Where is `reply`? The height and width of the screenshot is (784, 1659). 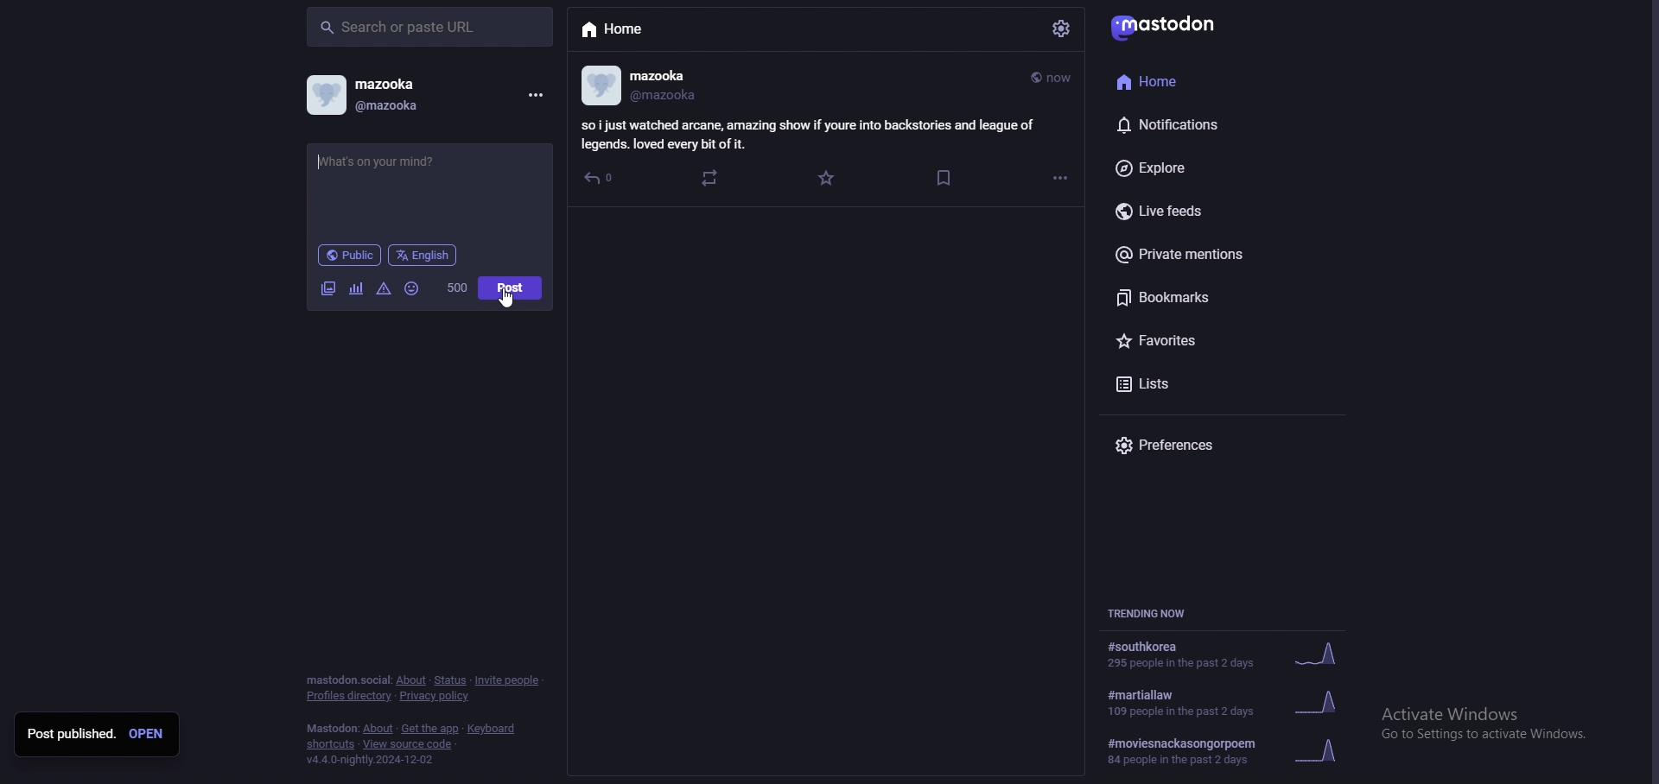 reply is located at coordinates (601, 179).